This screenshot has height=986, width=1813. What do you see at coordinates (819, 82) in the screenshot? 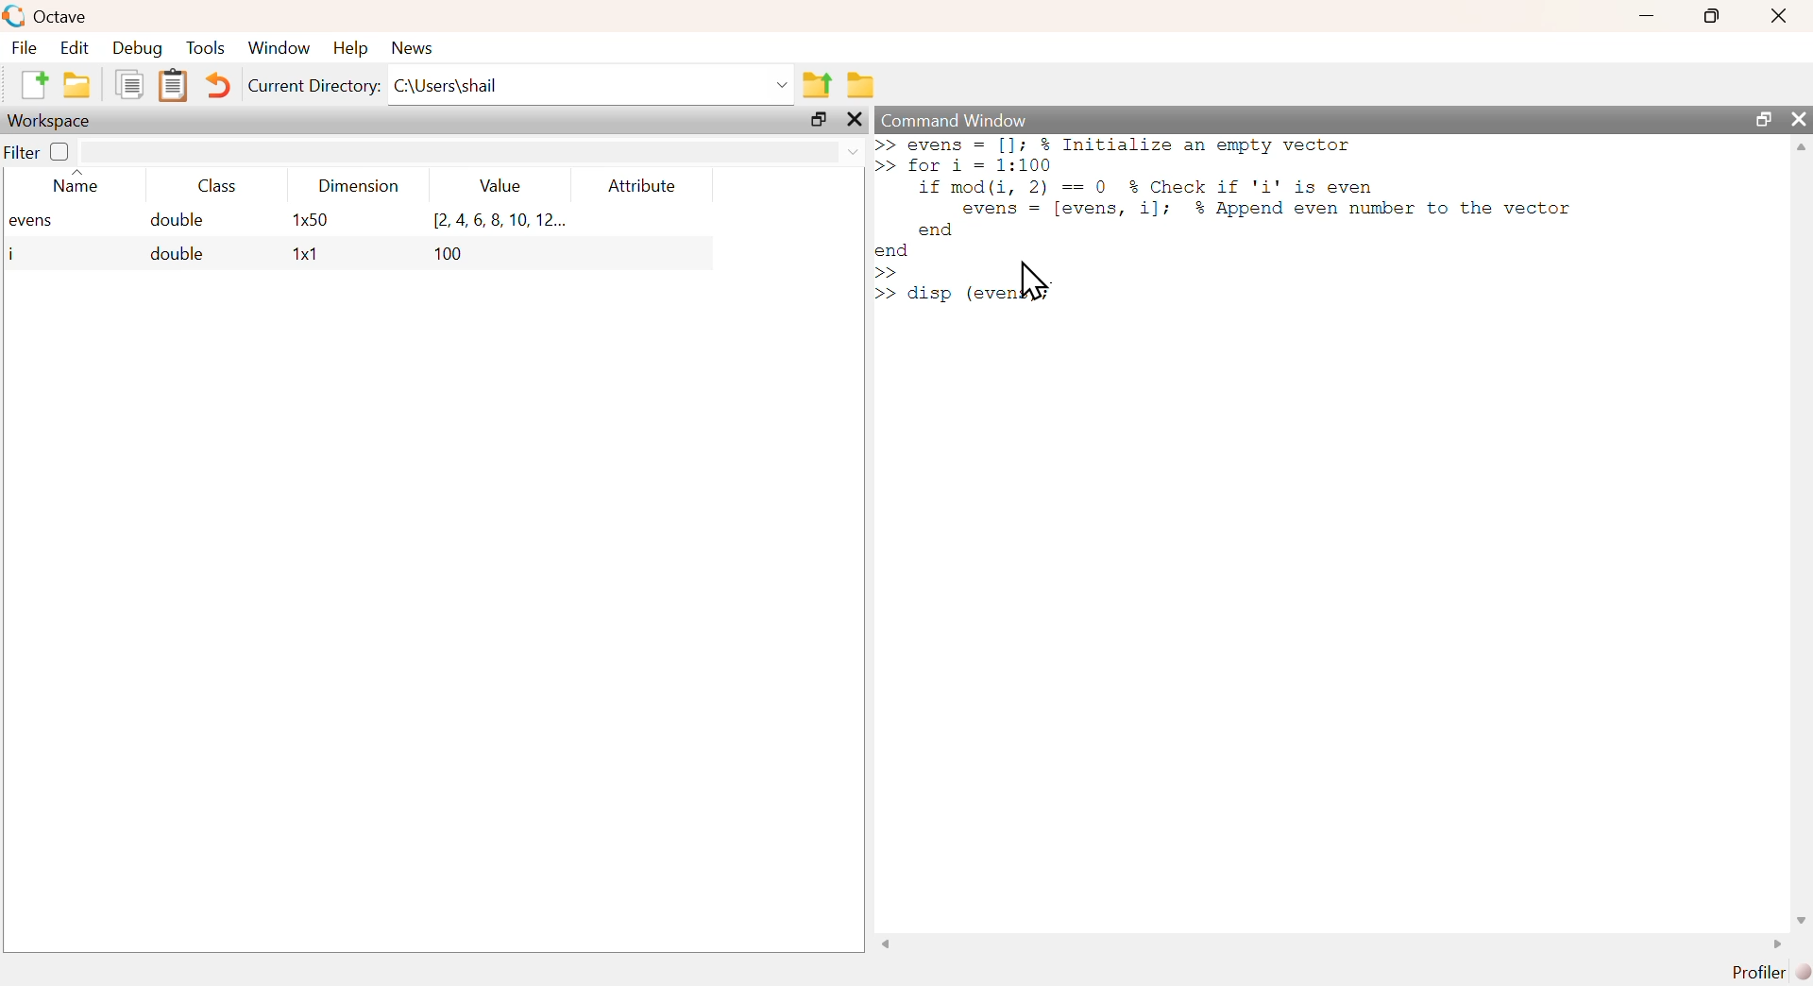
I see `one directory up` at bounding box center [819, 82].